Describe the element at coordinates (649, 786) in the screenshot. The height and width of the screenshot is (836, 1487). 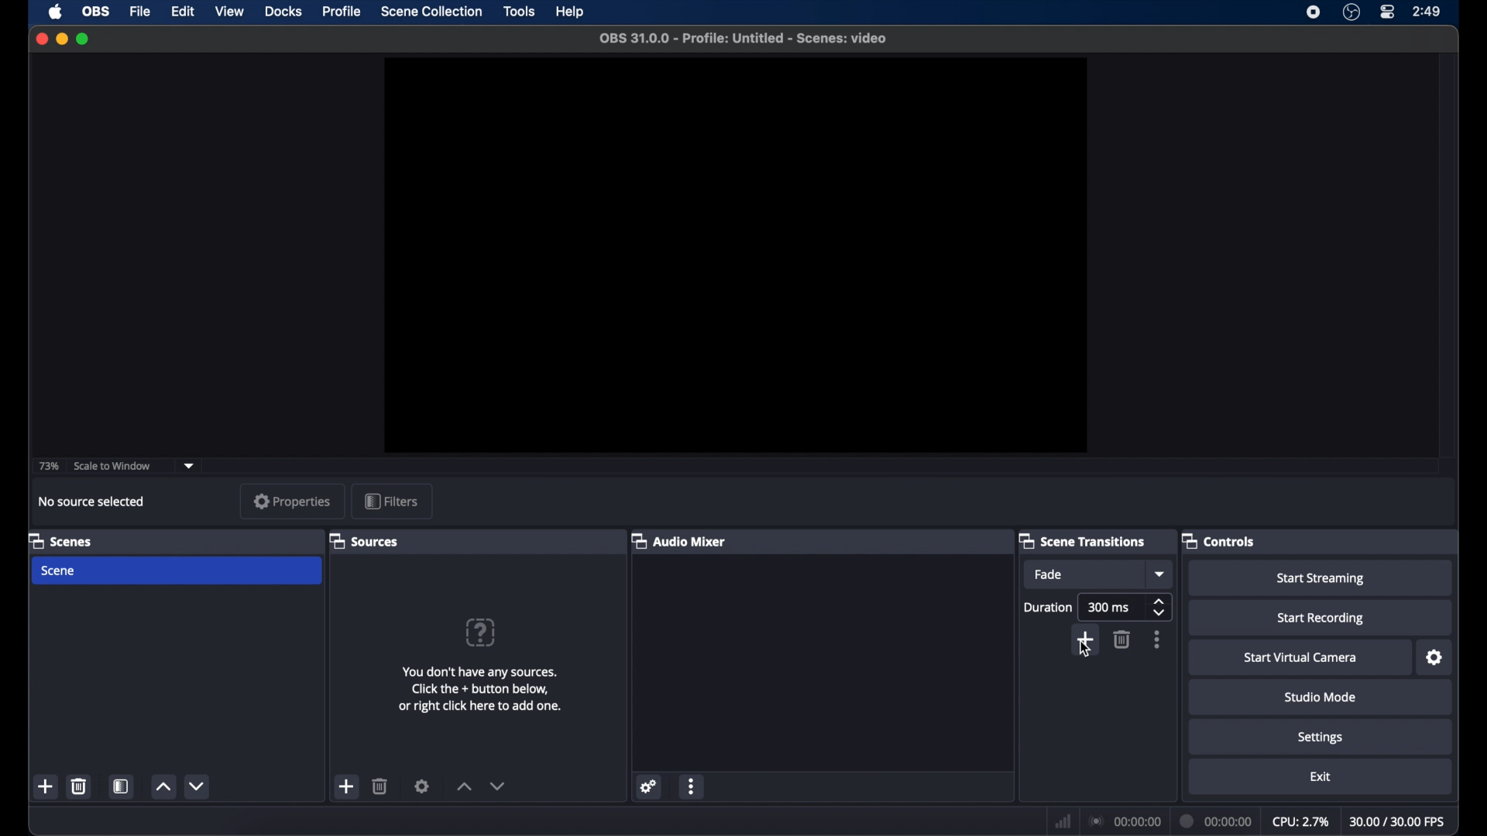
I see `settings` at that location.